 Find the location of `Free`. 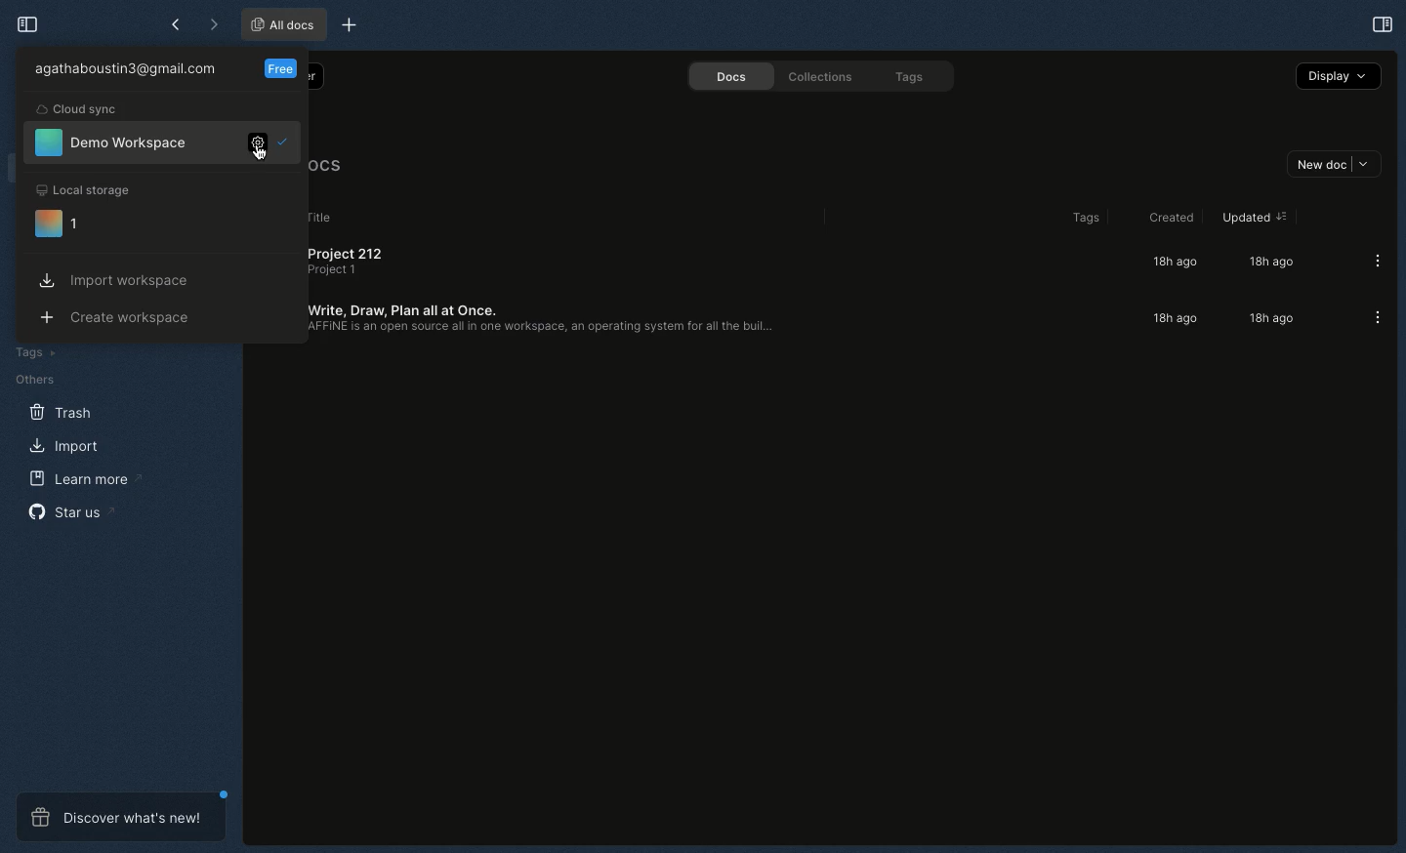

Free is located at coordinates (282, 67).